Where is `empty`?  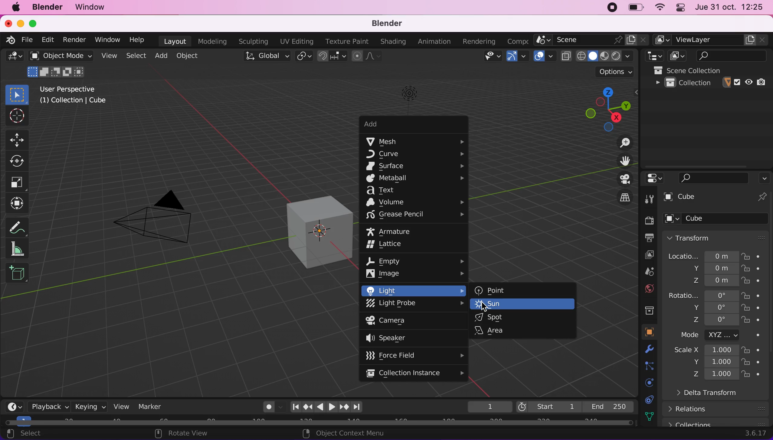 empty is located at coordinates (417, 259).